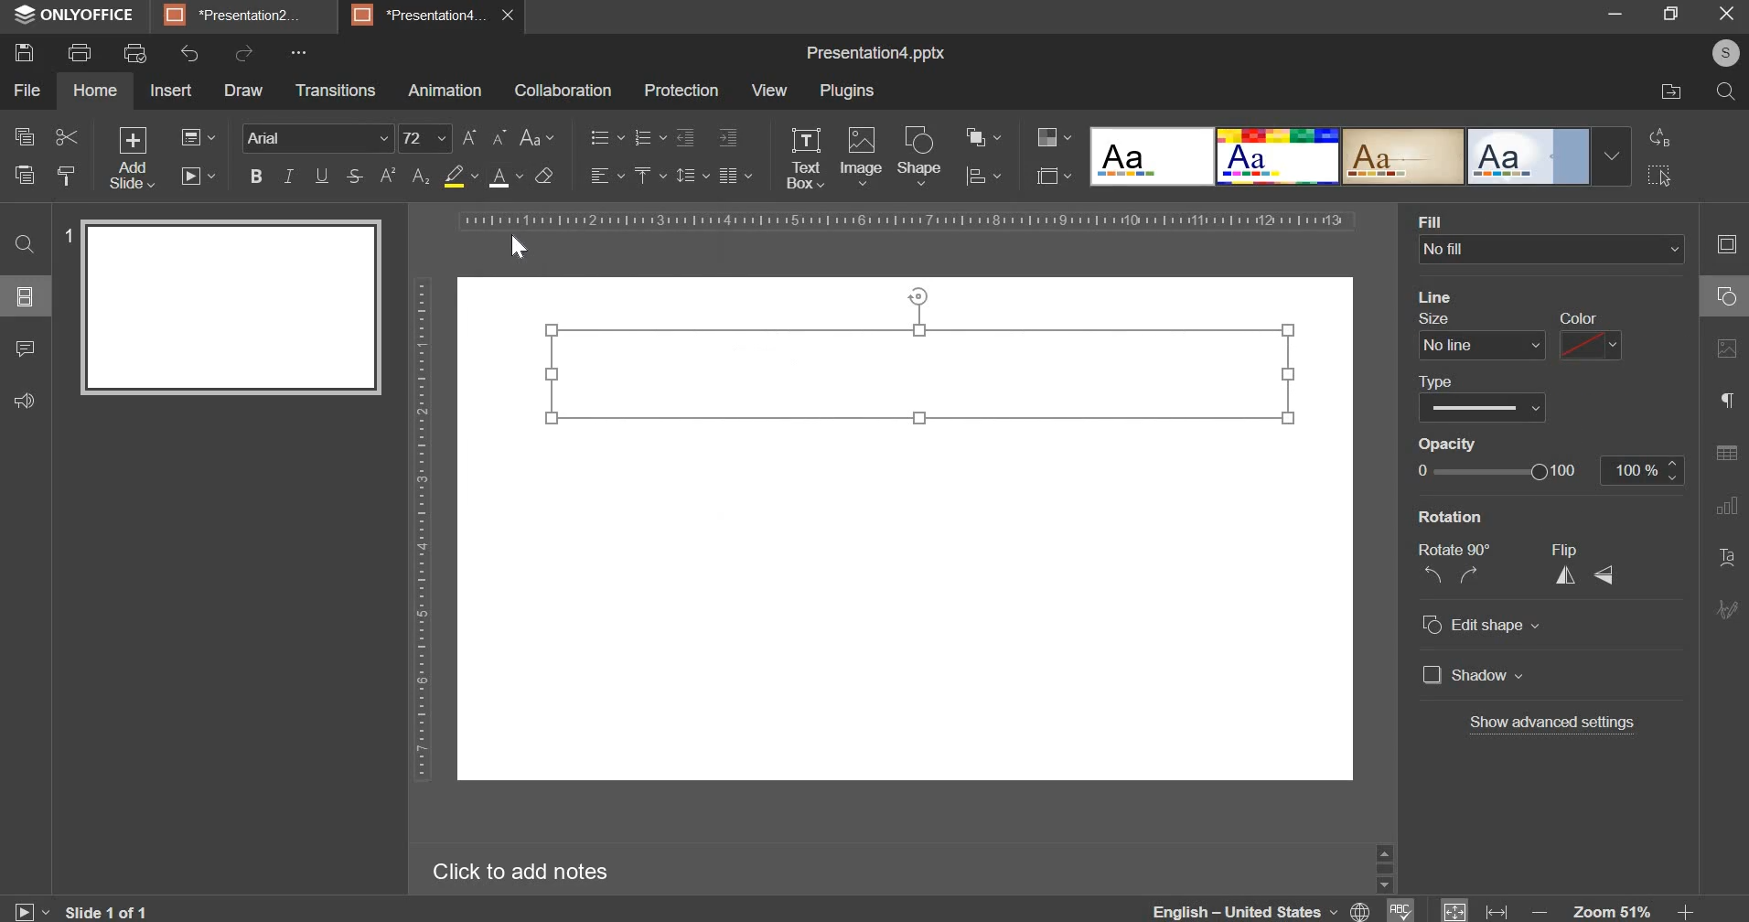  Describe the element at coordinates (423, 13) in the screenshot. I see `Presentation4` at that location.